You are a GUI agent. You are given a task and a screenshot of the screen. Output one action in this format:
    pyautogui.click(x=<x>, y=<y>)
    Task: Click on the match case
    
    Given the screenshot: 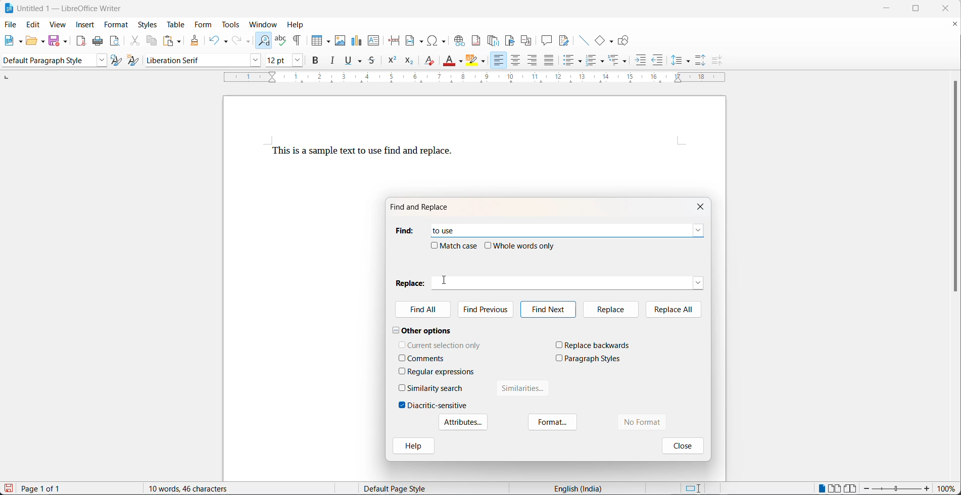 What is the action you would take?
    pyautogui.click(x=460, y=245)
    